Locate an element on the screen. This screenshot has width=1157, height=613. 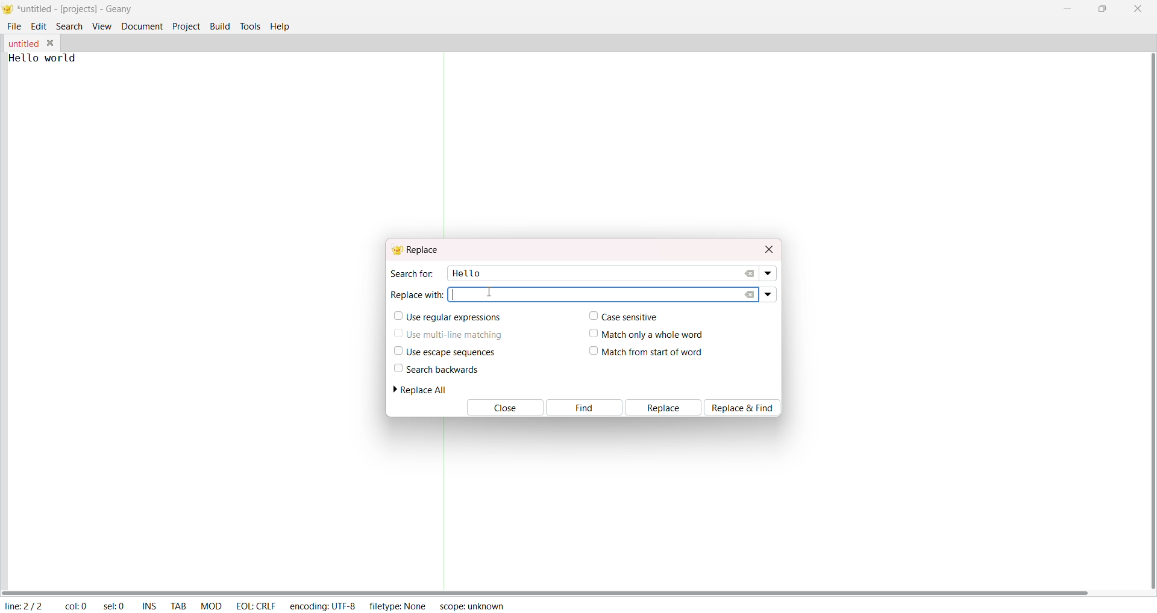
close dialog is located at coordinates (767, 247).